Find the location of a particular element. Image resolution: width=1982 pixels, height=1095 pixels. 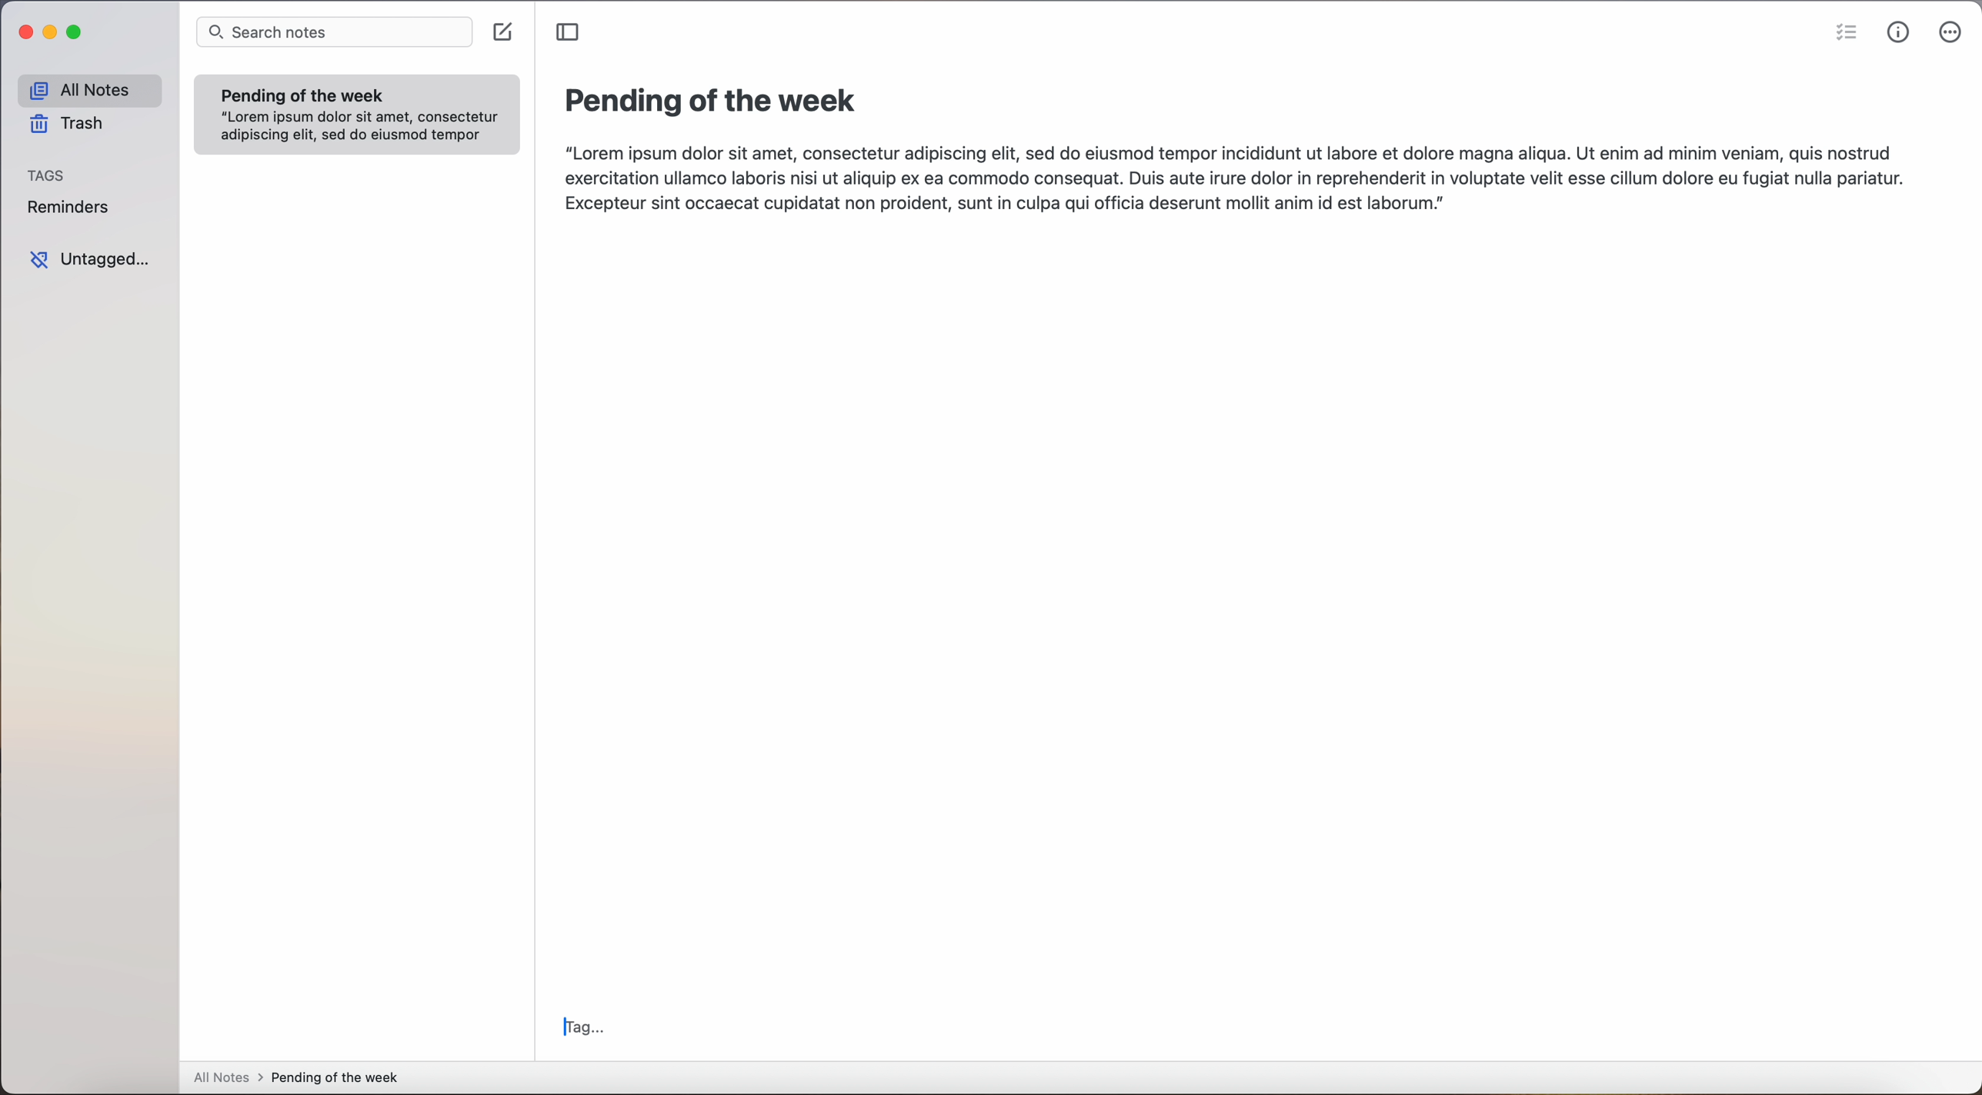

all notes is located at coordinates (85, 91).